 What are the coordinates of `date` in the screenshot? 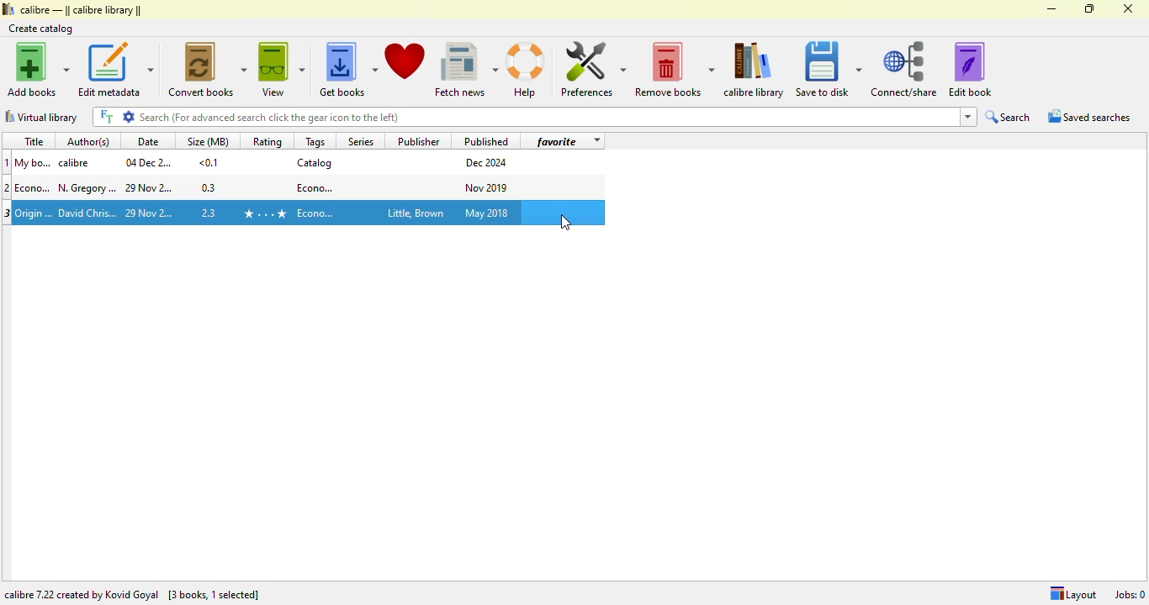 It's located at (148, 141).